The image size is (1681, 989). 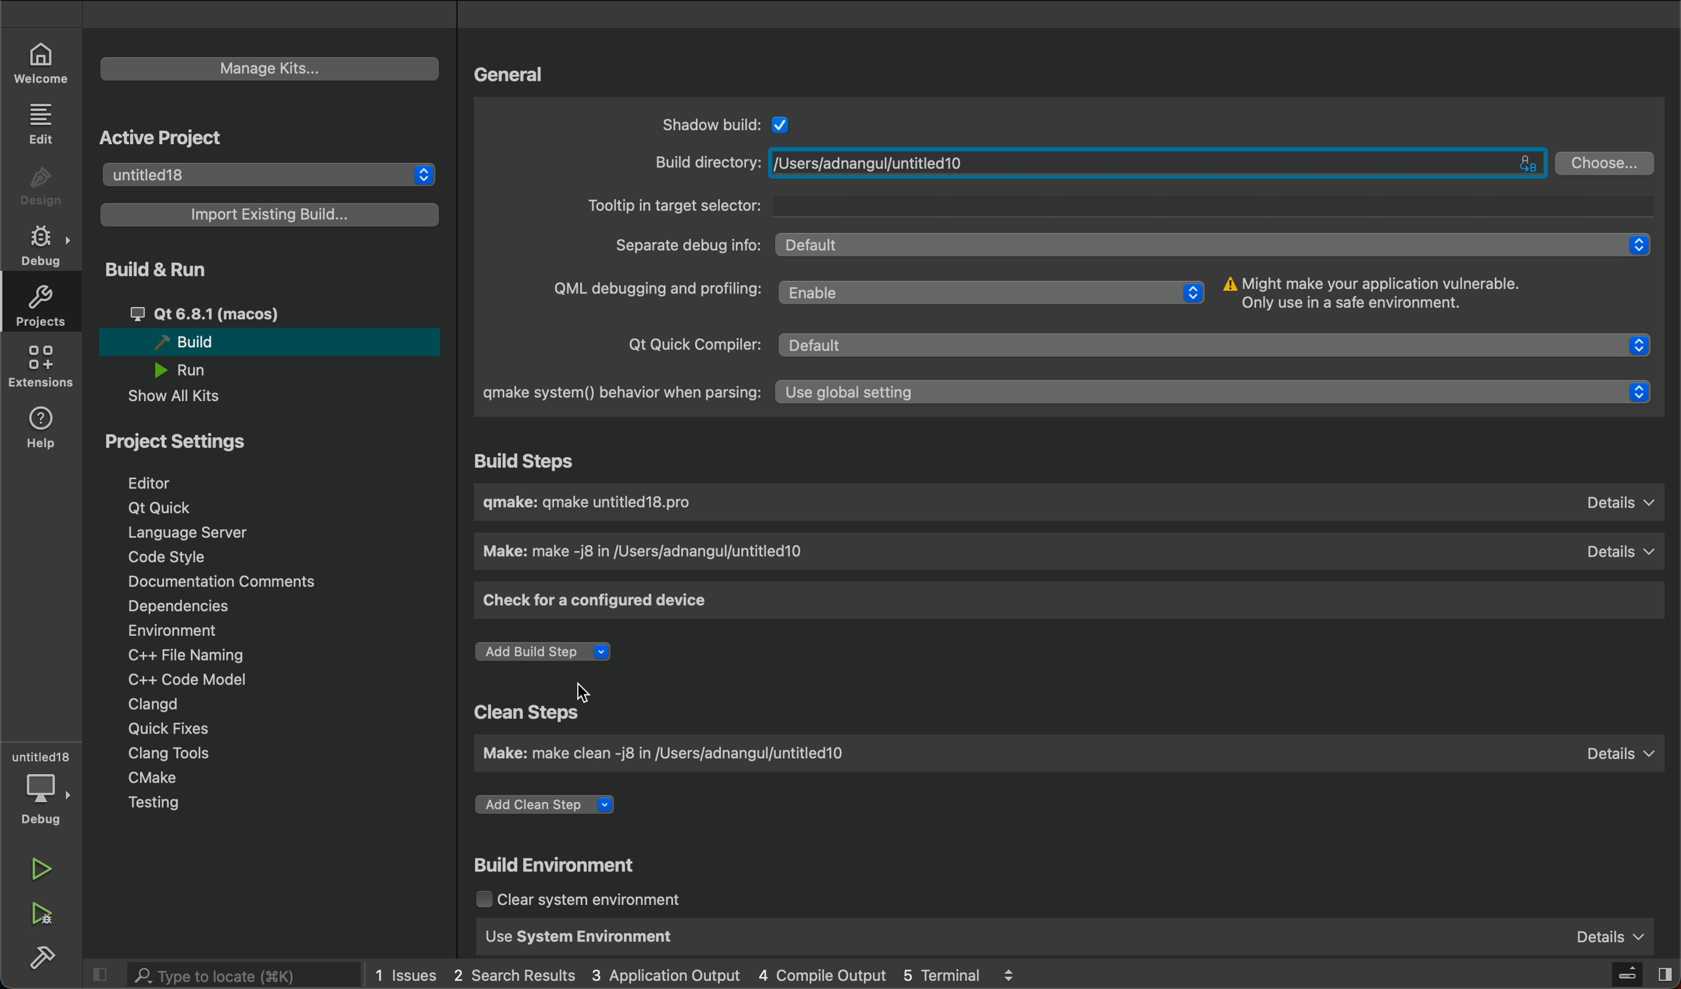 What do you see at coordinates (579, 938) in the screenshot?
I see `Use System Environment` at bounding box center [579, 938].